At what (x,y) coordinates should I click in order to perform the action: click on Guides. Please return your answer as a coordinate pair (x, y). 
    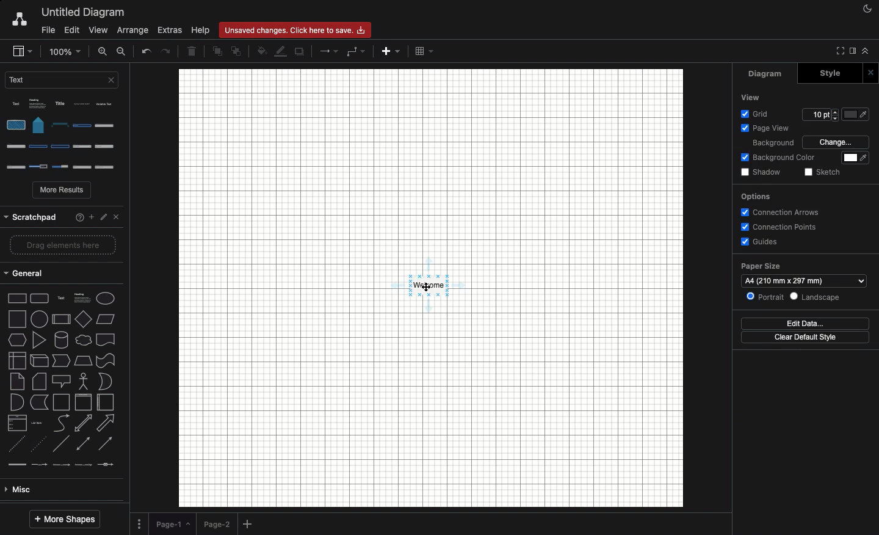
    Looking at the image, I should click on (767, 241).